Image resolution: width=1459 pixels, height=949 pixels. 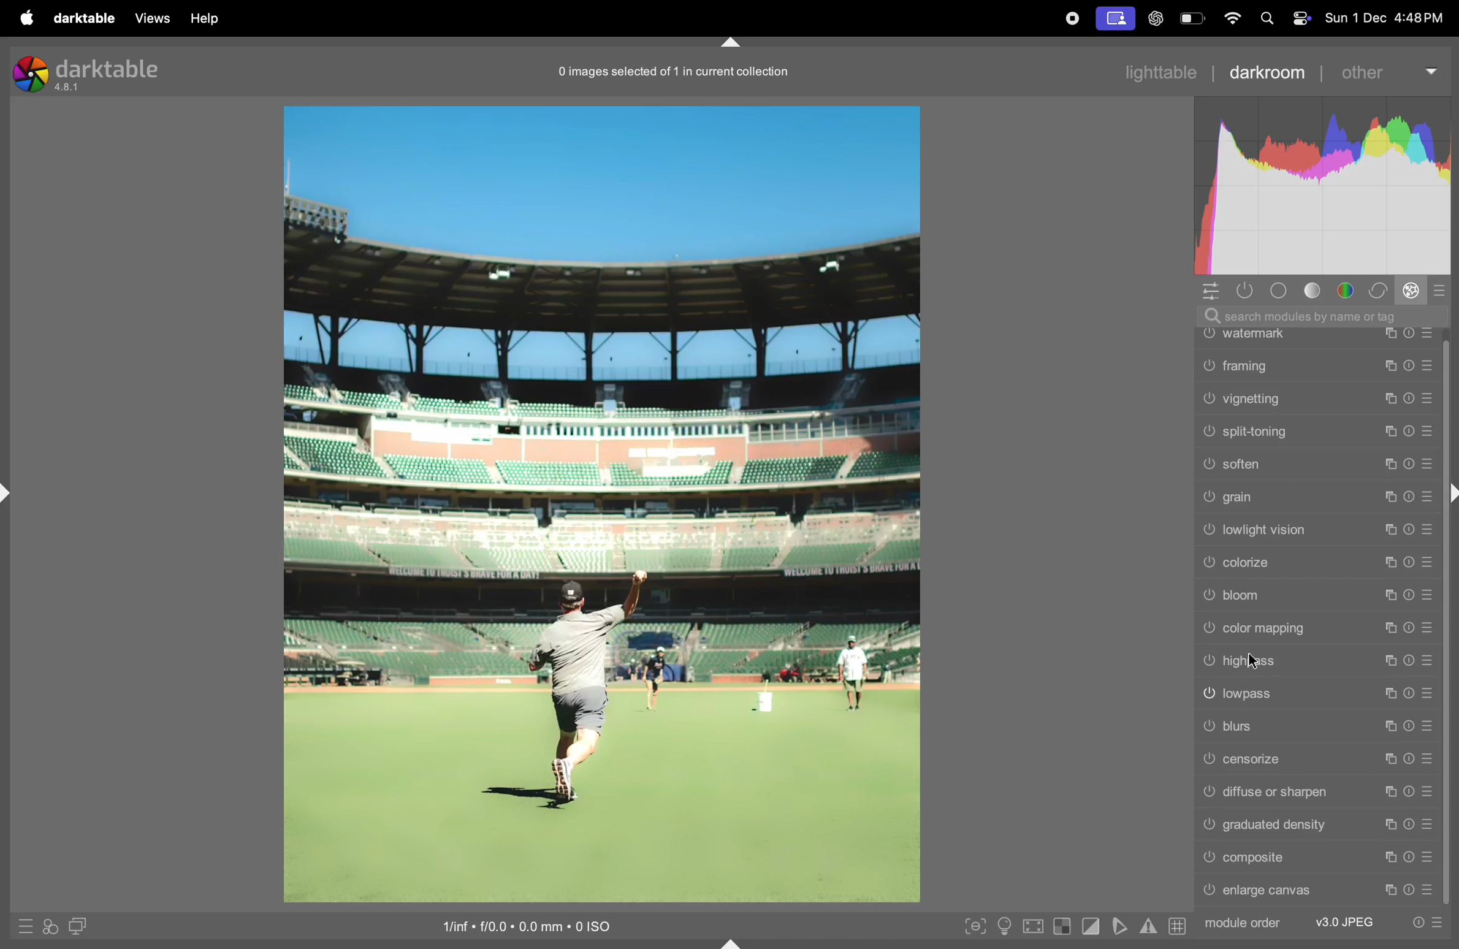 I want to click on scrolling, so click(x=1316, y=435).